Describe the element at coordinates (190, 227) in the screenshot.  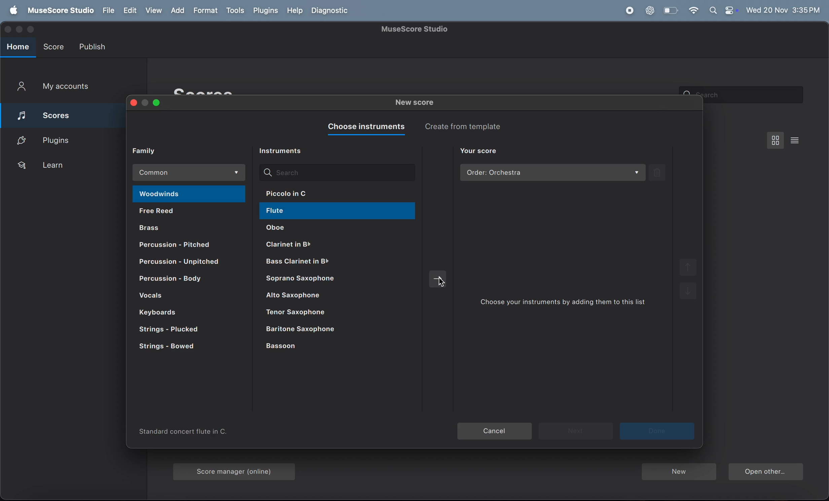
I see `brass` at that location.